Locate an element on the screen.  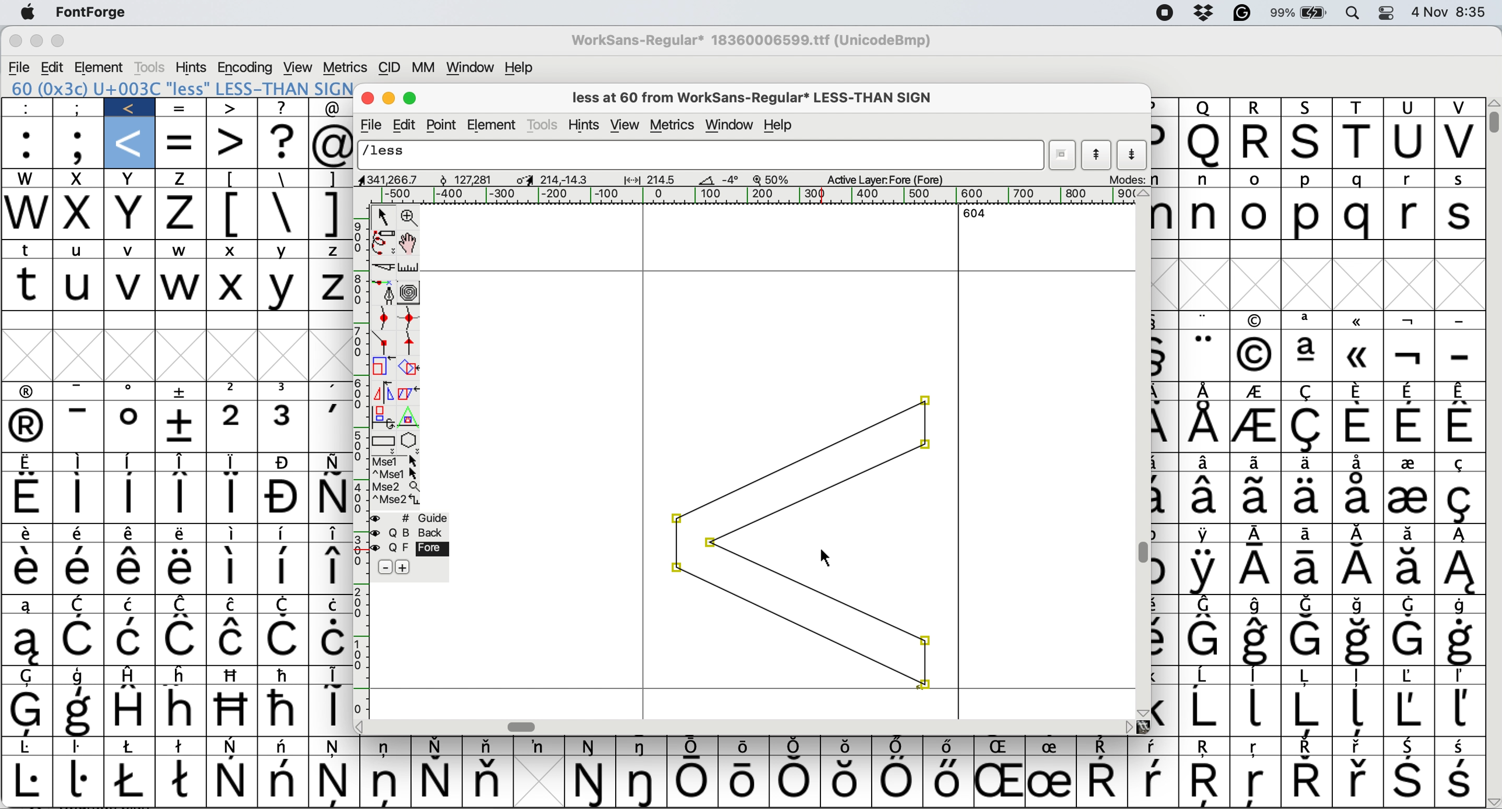
Symbol is located at coordinates (1154, 745).